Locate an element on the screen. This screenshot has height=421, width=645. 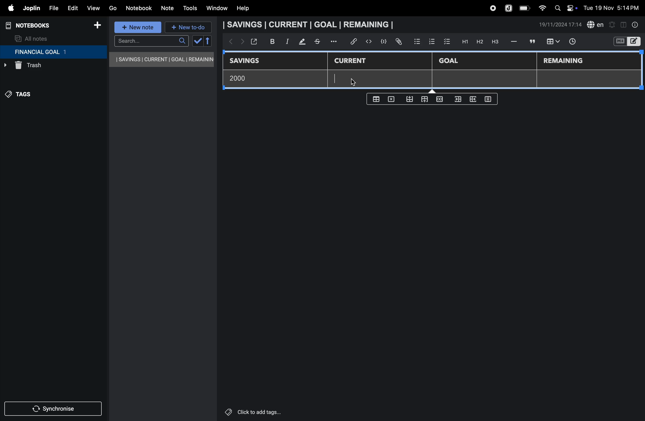
close rows is located at coordinates (439, 100).